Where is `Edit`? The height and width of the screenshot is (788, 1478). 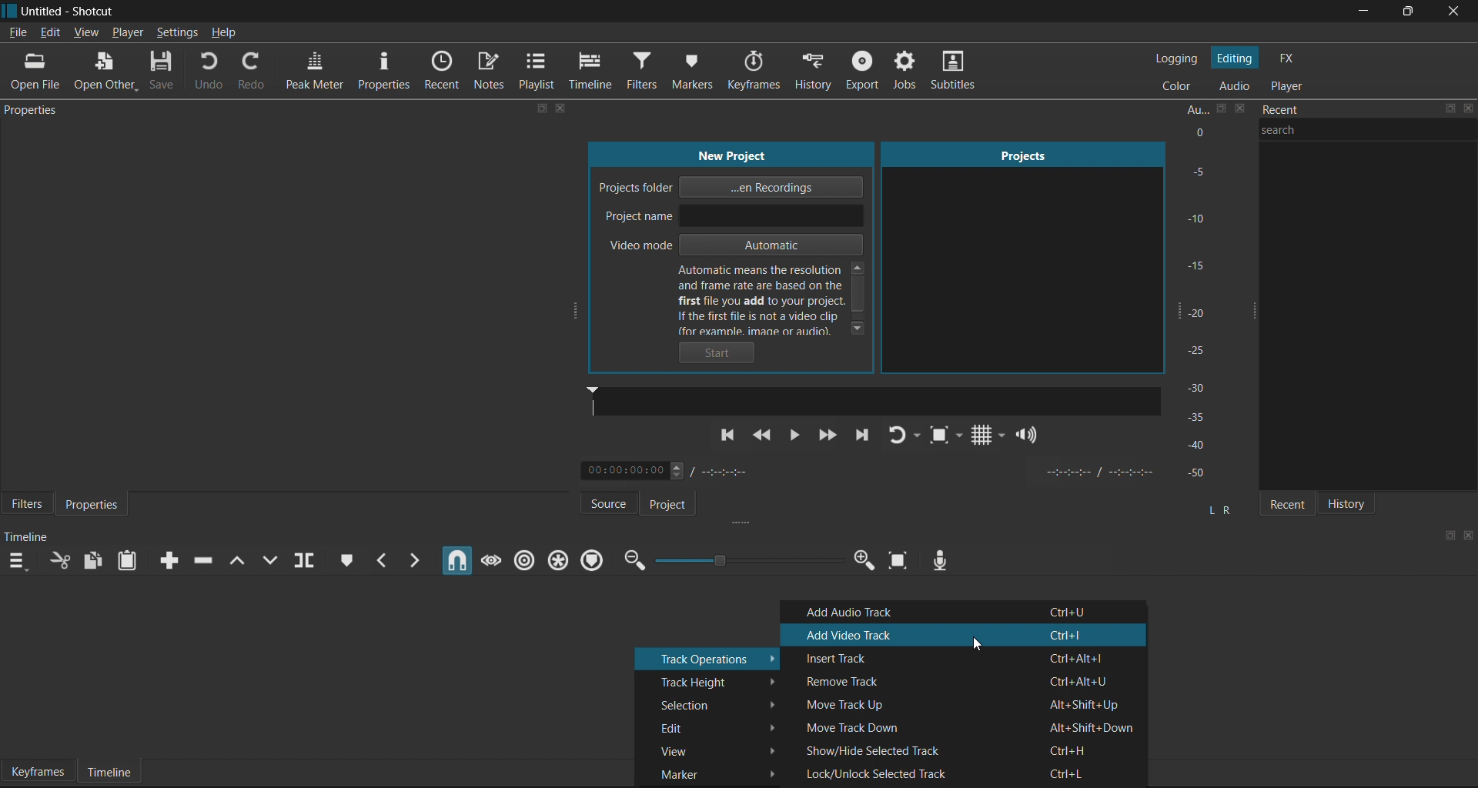
Edit is located at coordinates (713, 726).